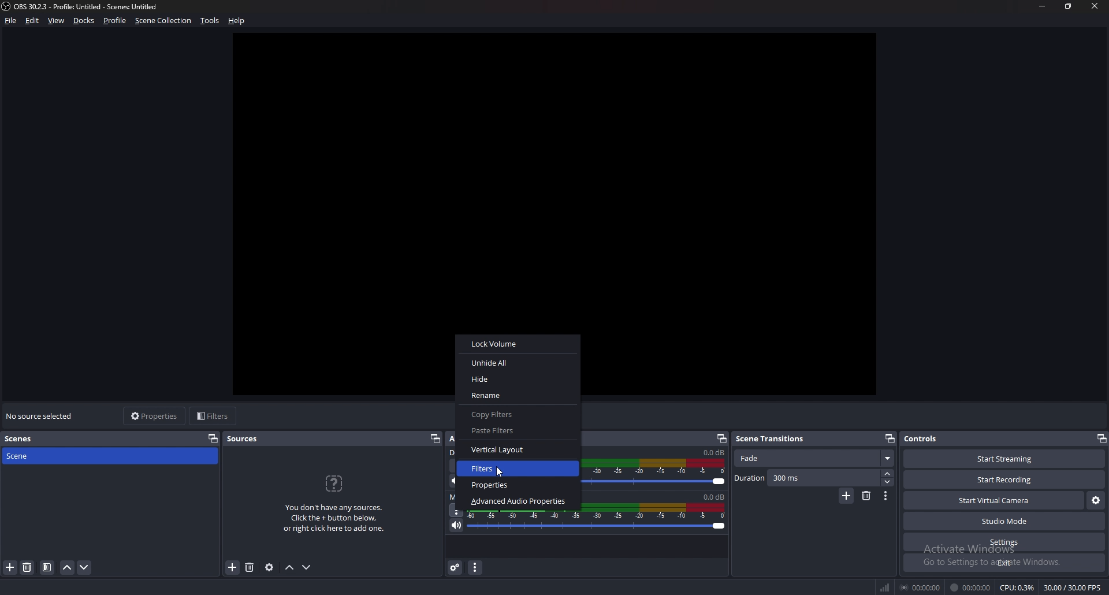 This screenshot has width=1109, height=595. I want to click on resize, so click(1070, 6).